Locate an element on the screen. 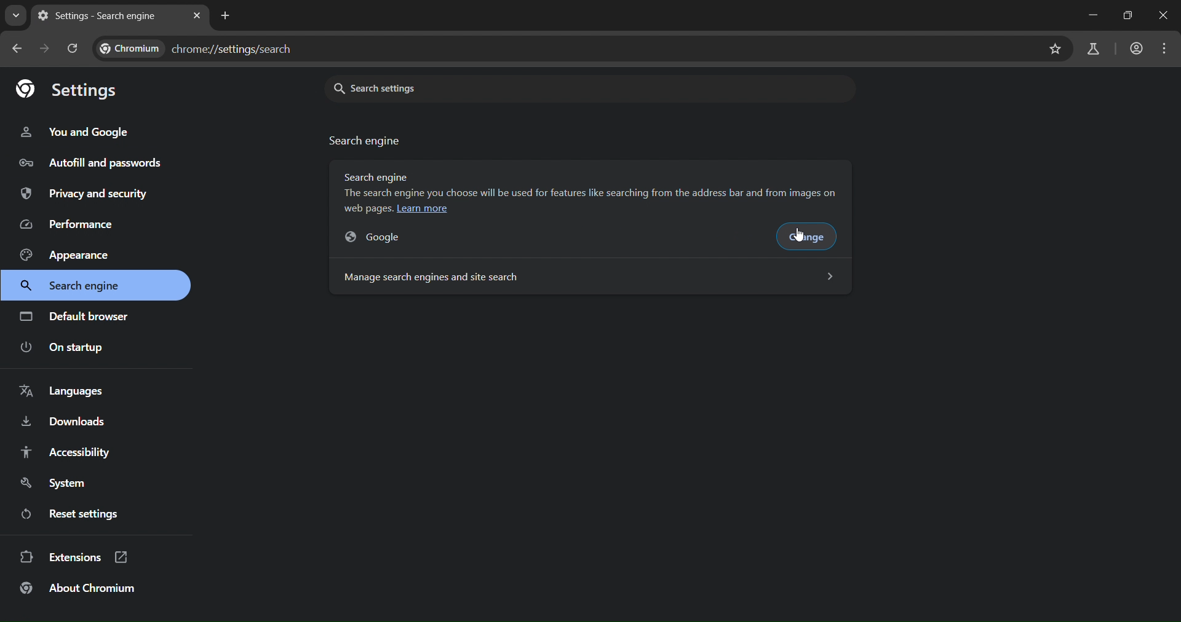  close tab is located at coordinates (198, 14).